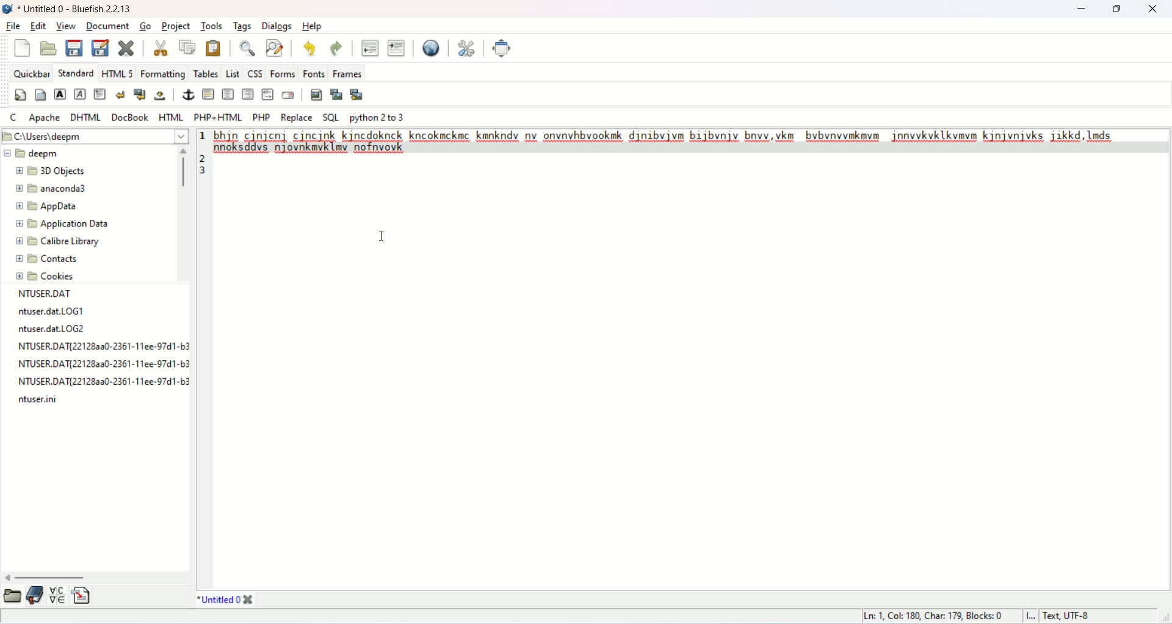 Image resolution: width=1172 pixels, height=624 pixels. Describe the element at coordinates (180, 214) in the screenshot. I see `vertical scroll bar` at that location.